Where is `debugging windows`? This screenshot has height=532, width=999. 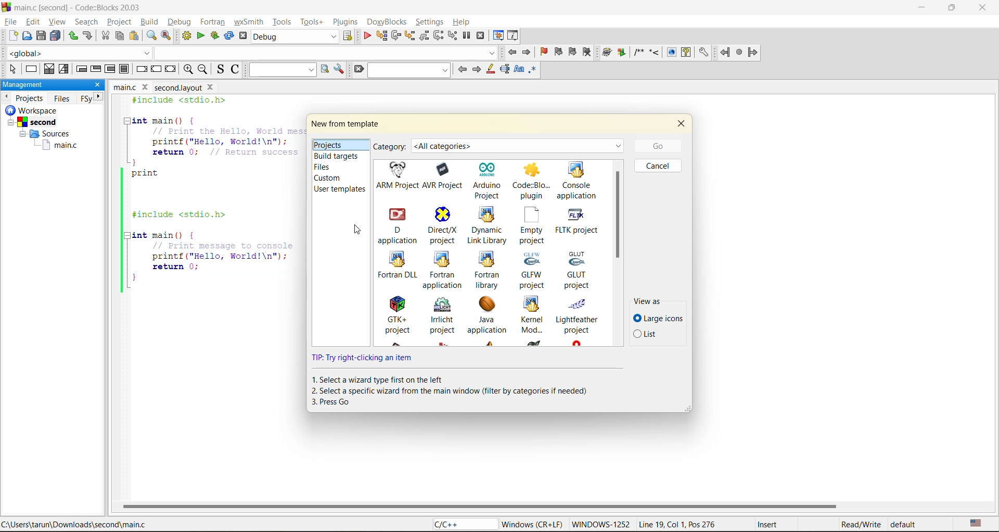 debugging windows is located at coordinates (498, 36).